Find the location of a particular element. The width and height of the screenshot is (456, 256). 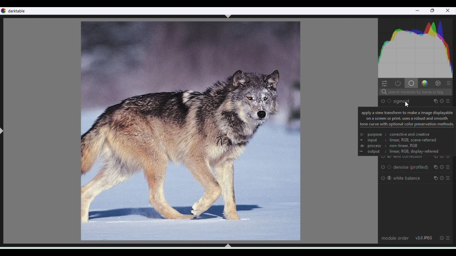

De noise is located at coordinates (416, 167).